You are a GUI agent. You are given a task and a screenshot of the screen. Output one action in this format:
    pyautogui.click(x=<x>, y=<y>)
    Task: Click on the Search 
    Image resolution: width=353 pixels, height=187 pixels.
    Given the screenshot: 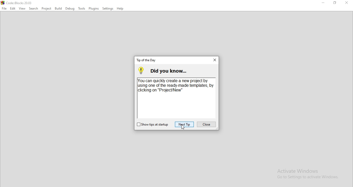 What is the action you would take?
    pyautogui.click(x=33, y=8)
    